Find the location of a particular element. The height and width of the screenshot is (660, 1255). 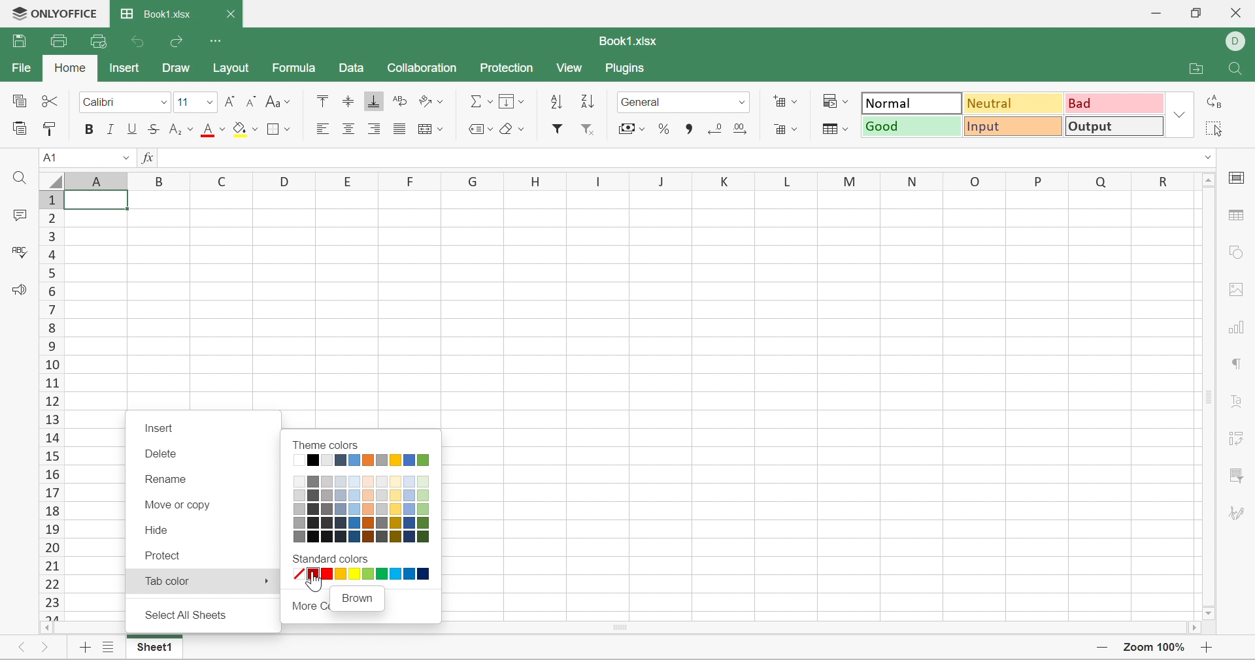

File is located at coordinates (22, 69).